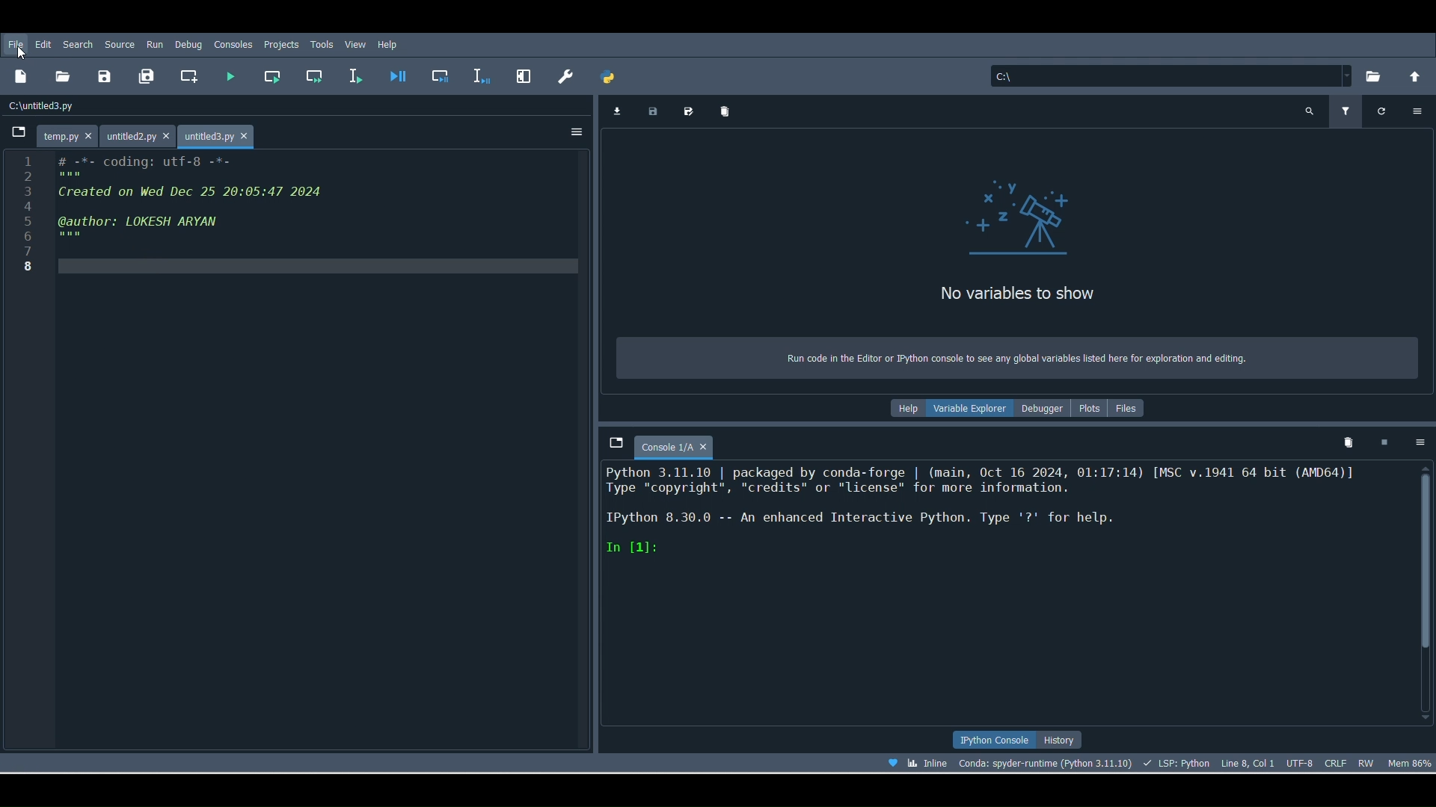 The image size is (1436, 807). I want to click on Plots, so click(1092, 412).